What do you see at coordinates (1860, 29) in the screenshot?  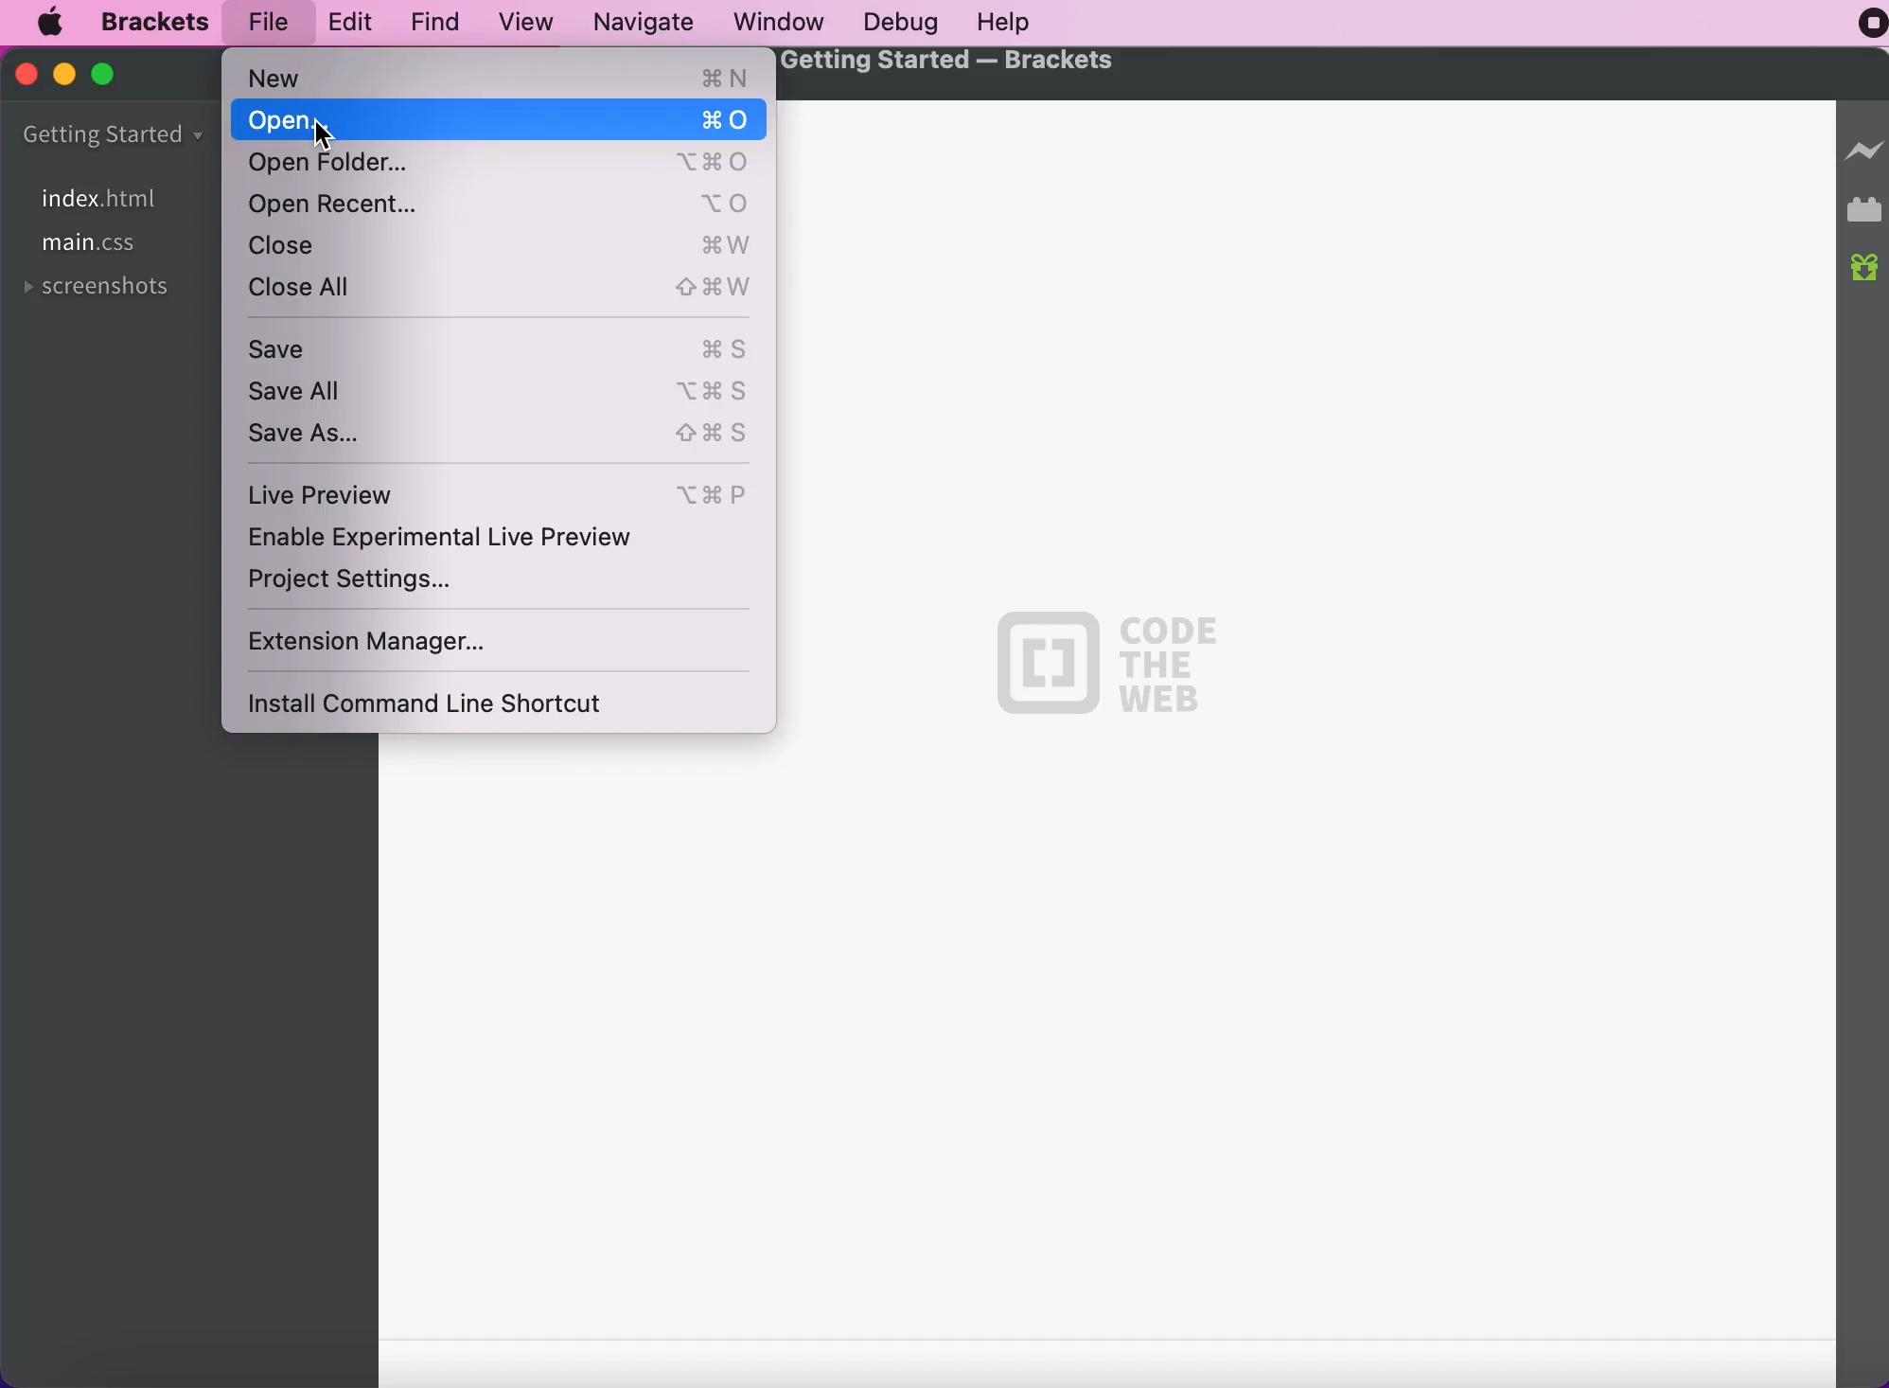 I see `recording stopped` at bounding box center [1860, 29].